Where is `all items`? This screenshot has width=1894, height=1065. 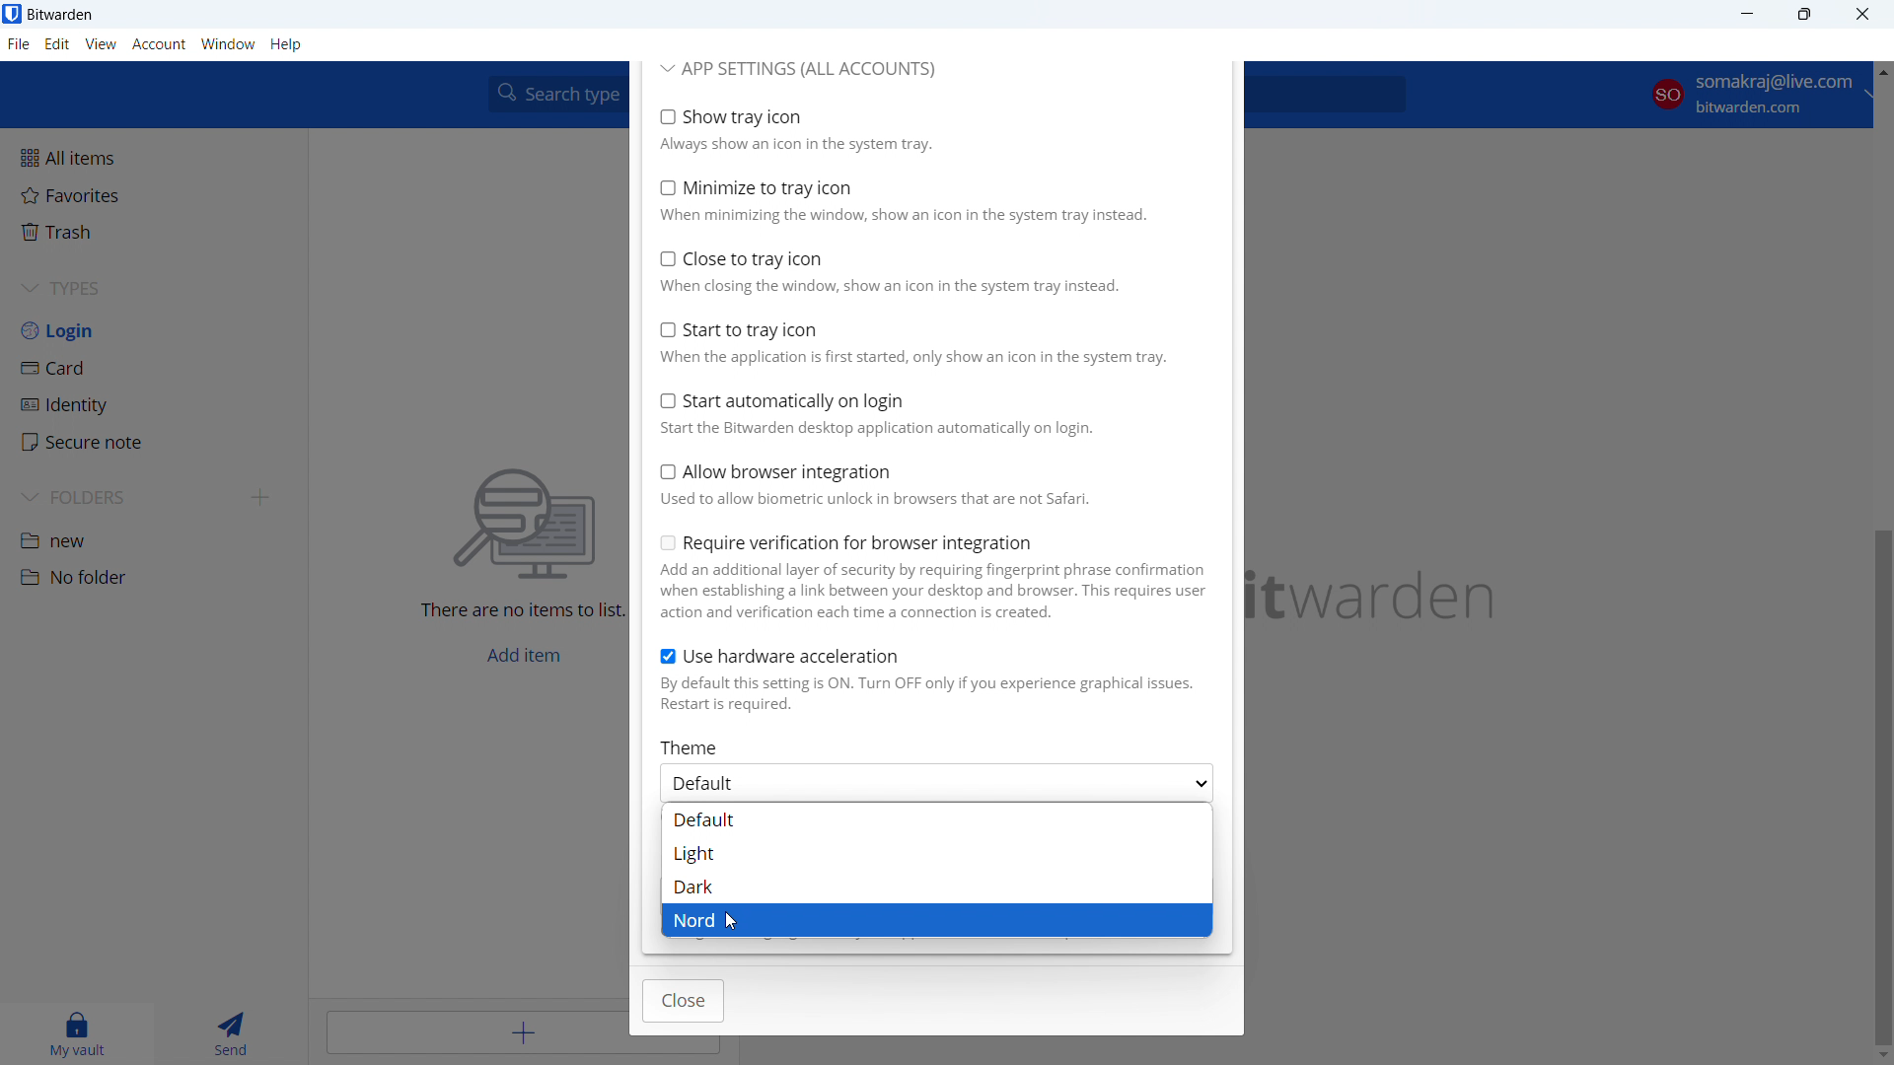 all items is located at coordinates (152, 156).